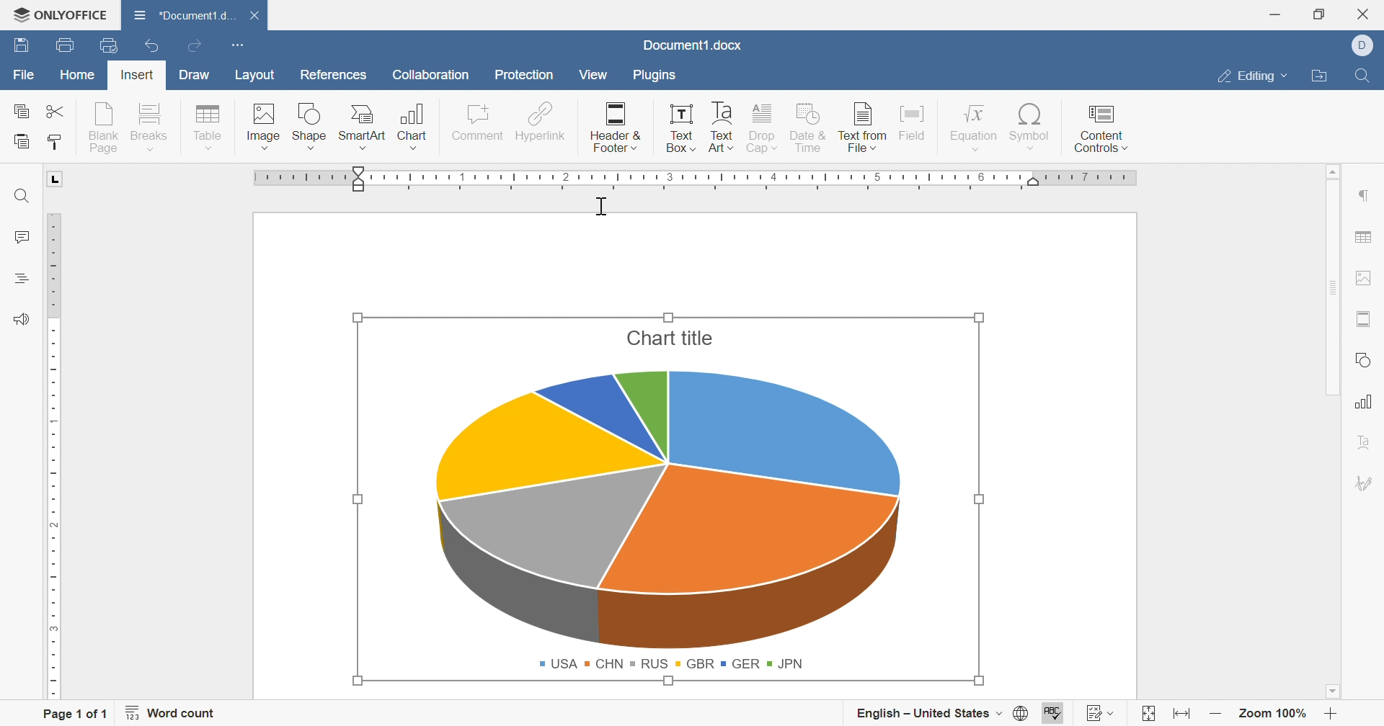 This screenshot has height=726, width=1384. What do you see at coordinates (1365, 277) in the screenshot?
I see `Image settings` at bounding box center [1365, 277].